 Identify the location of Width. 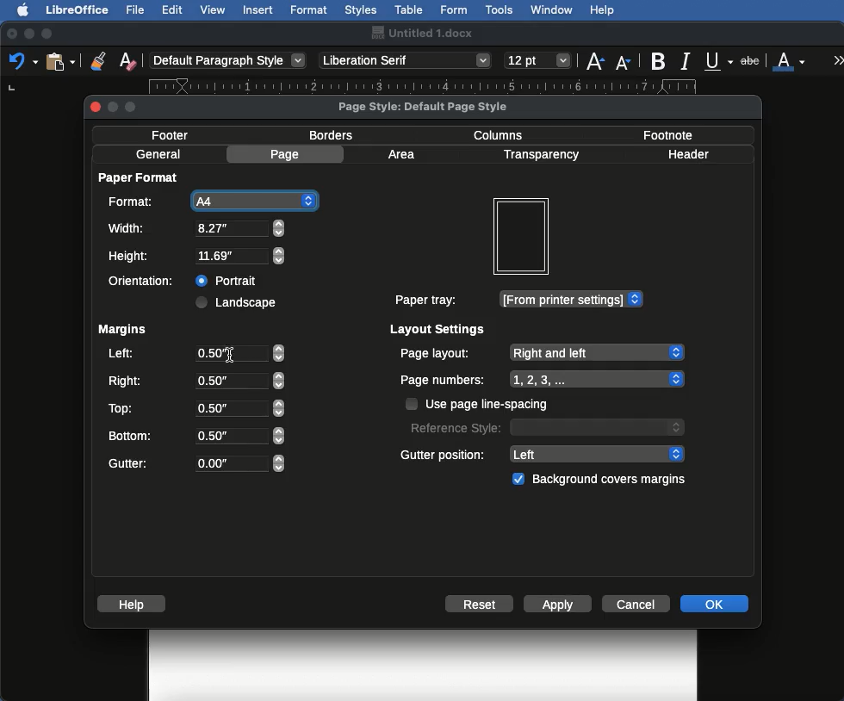
(195, 228).